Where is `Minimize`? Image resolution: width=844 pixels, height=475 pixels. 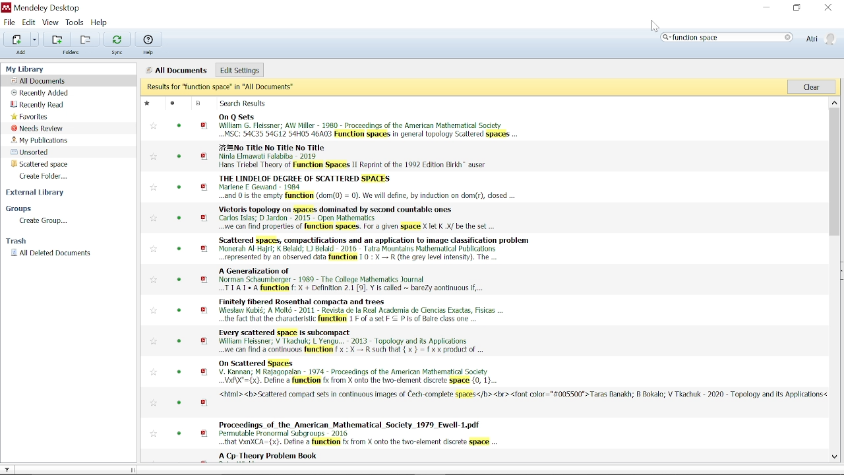 Minimize is located at coordinates (764, 7).